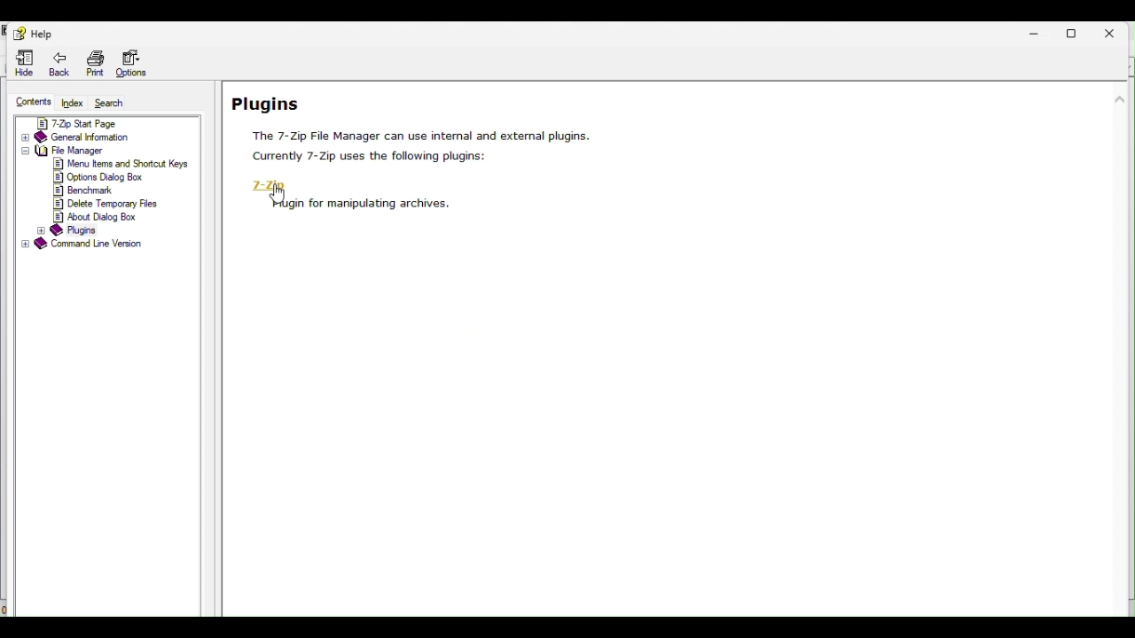  What do you see at coordinates (95, 61) in the screenshot?
I see `Print` at bounding box center [95, 61].